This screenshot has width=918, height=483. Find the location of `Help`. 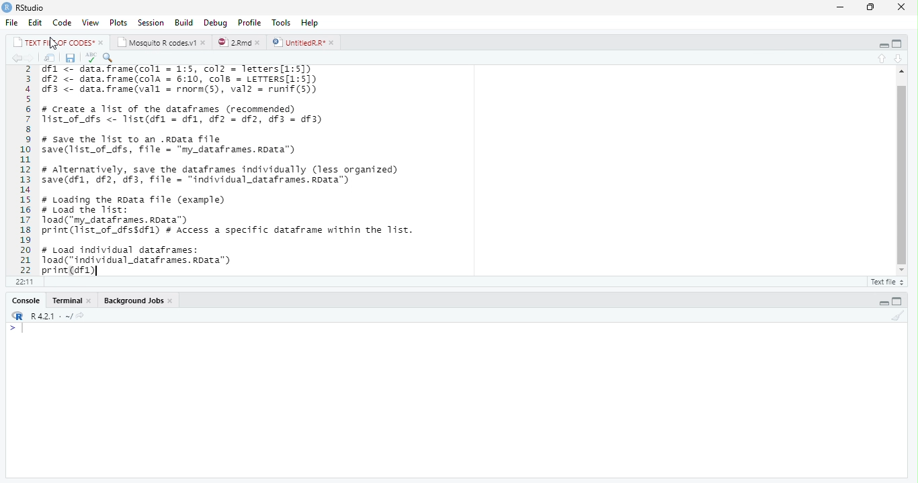

Help is located at coordinates (310, 23).